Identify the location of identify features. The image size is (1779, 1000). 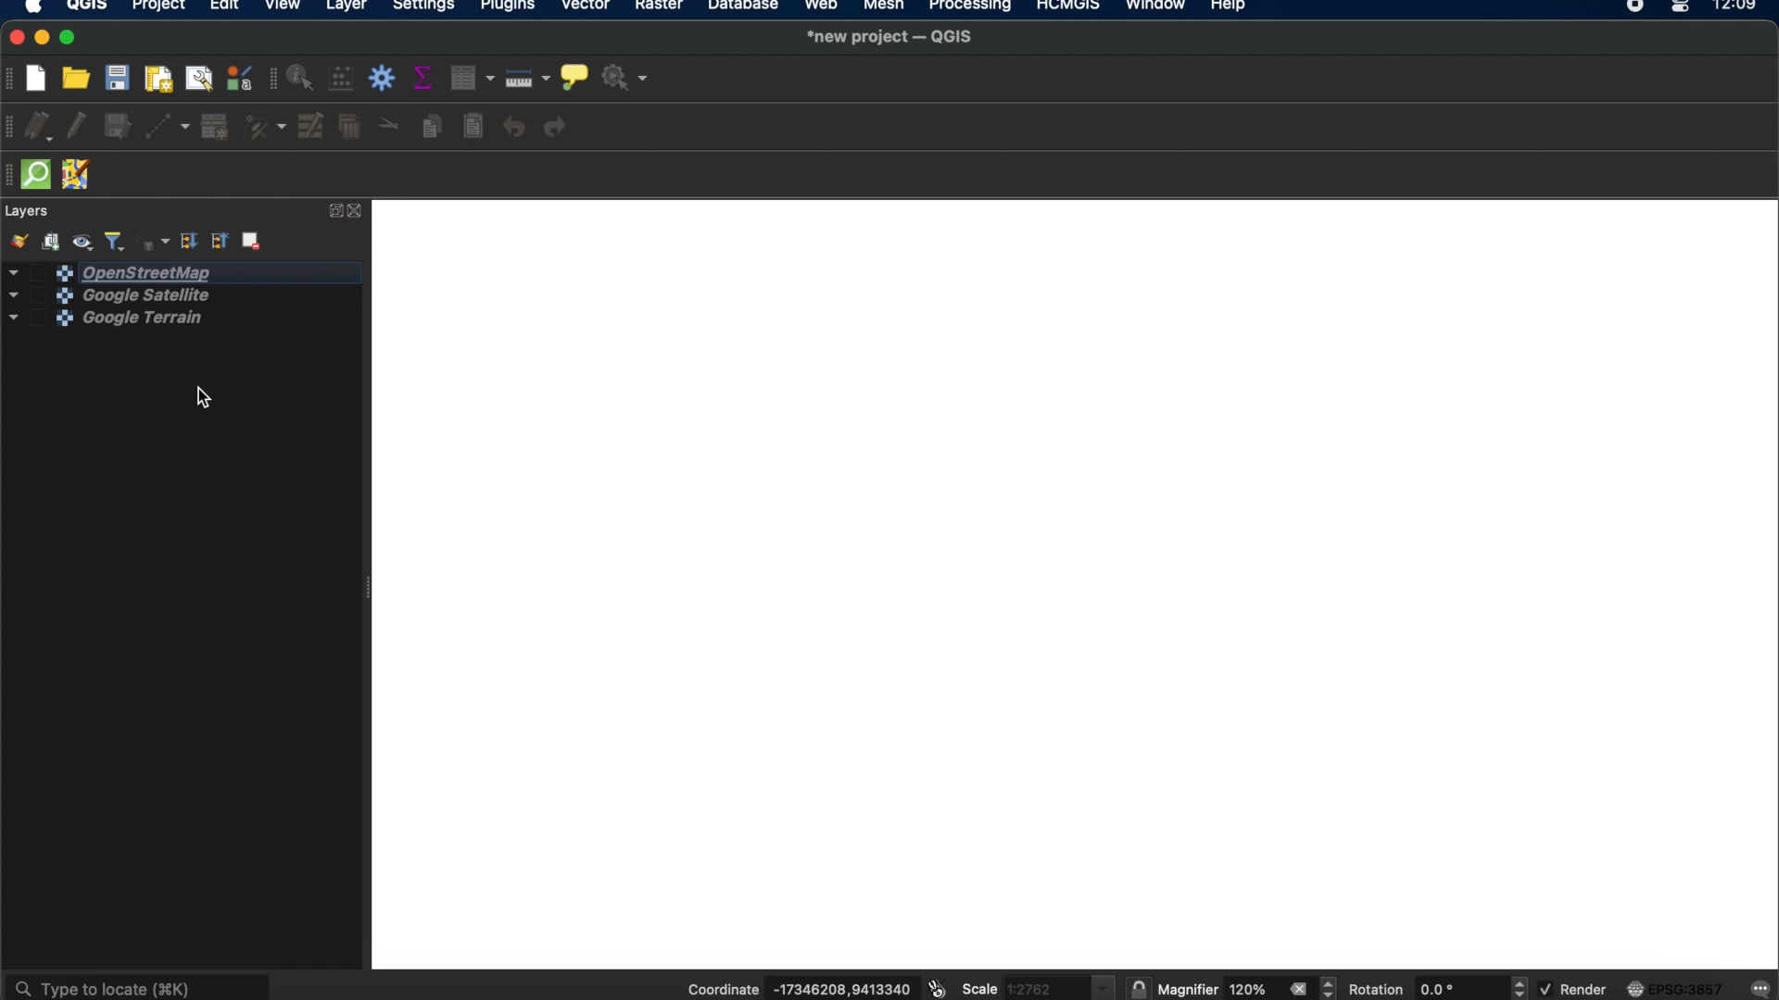
(303, 78).